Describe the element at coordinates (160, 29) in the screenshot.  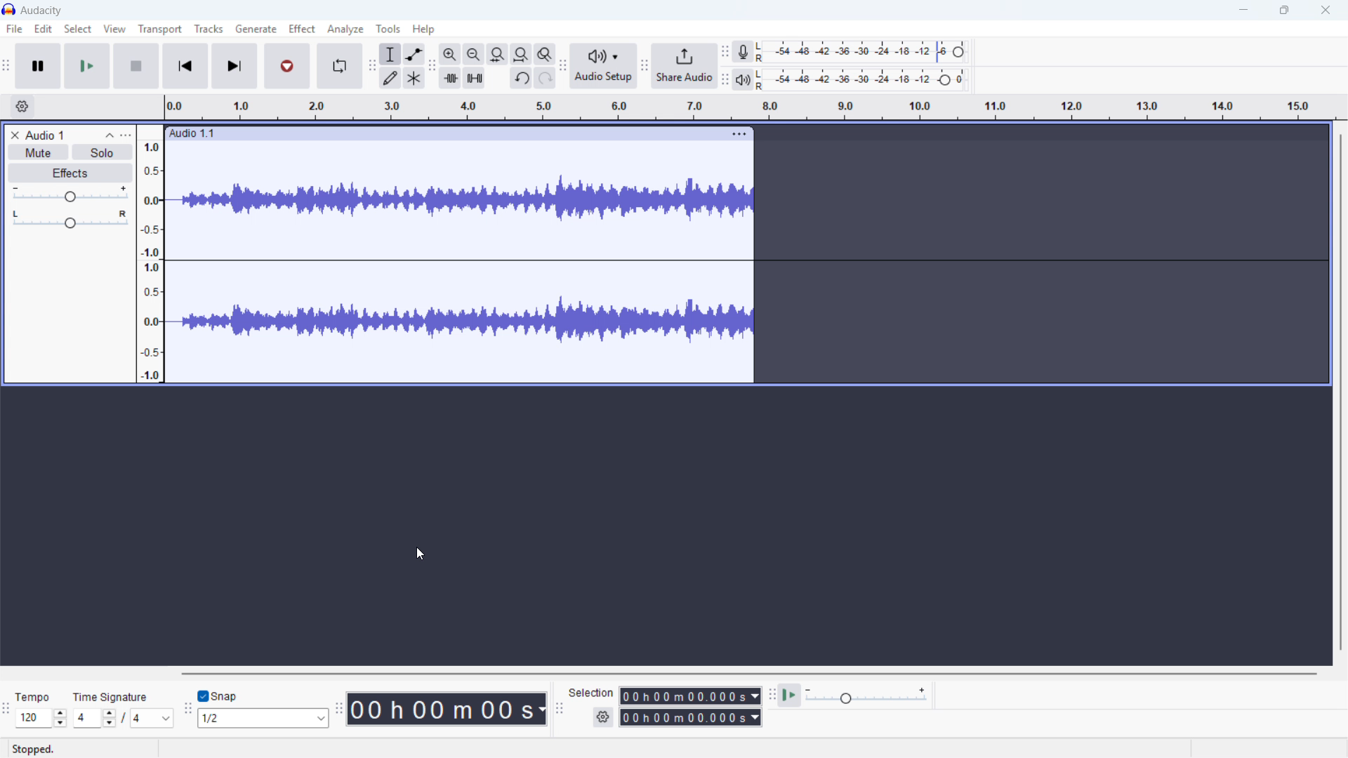
I see `Transport ` at that location.